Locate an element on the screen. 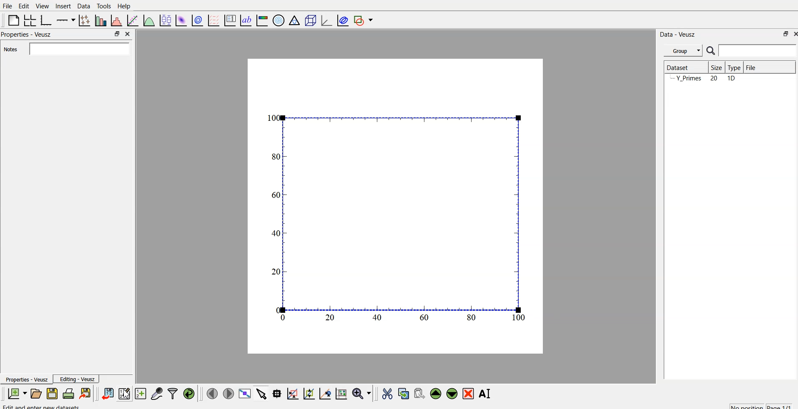  View is located at coordinates (43, 6).